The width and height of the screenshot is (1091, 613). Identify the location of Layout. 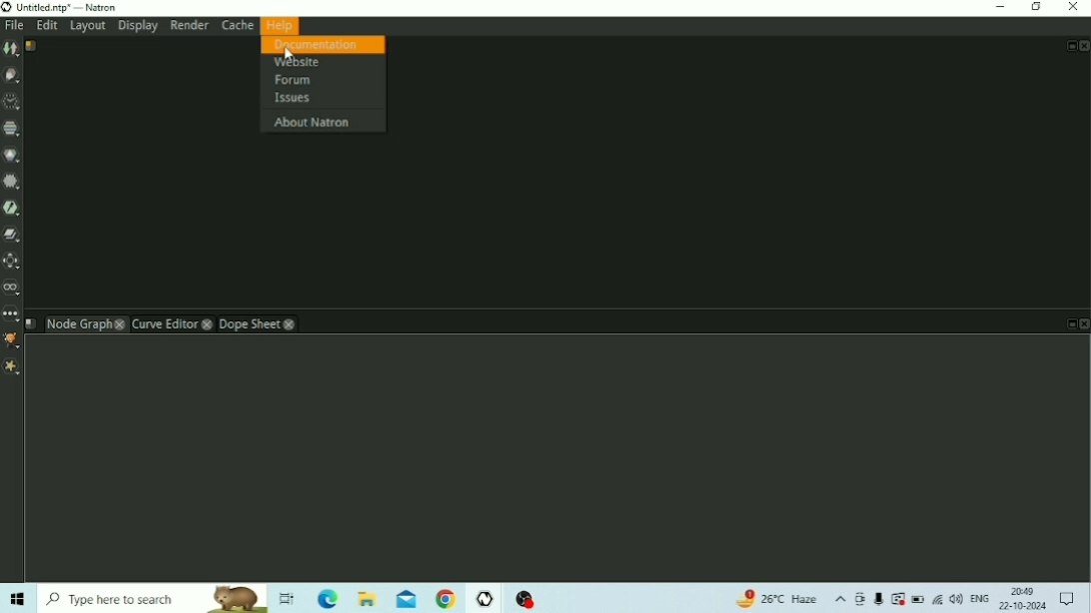
(87, 27).